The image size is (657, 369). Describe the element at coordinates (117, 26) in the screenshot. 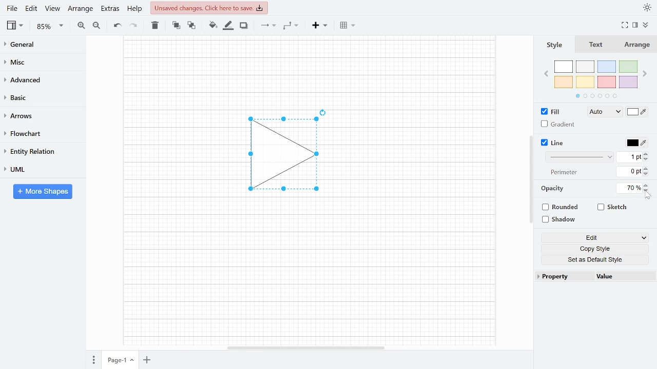

I see `Undo` at that location.